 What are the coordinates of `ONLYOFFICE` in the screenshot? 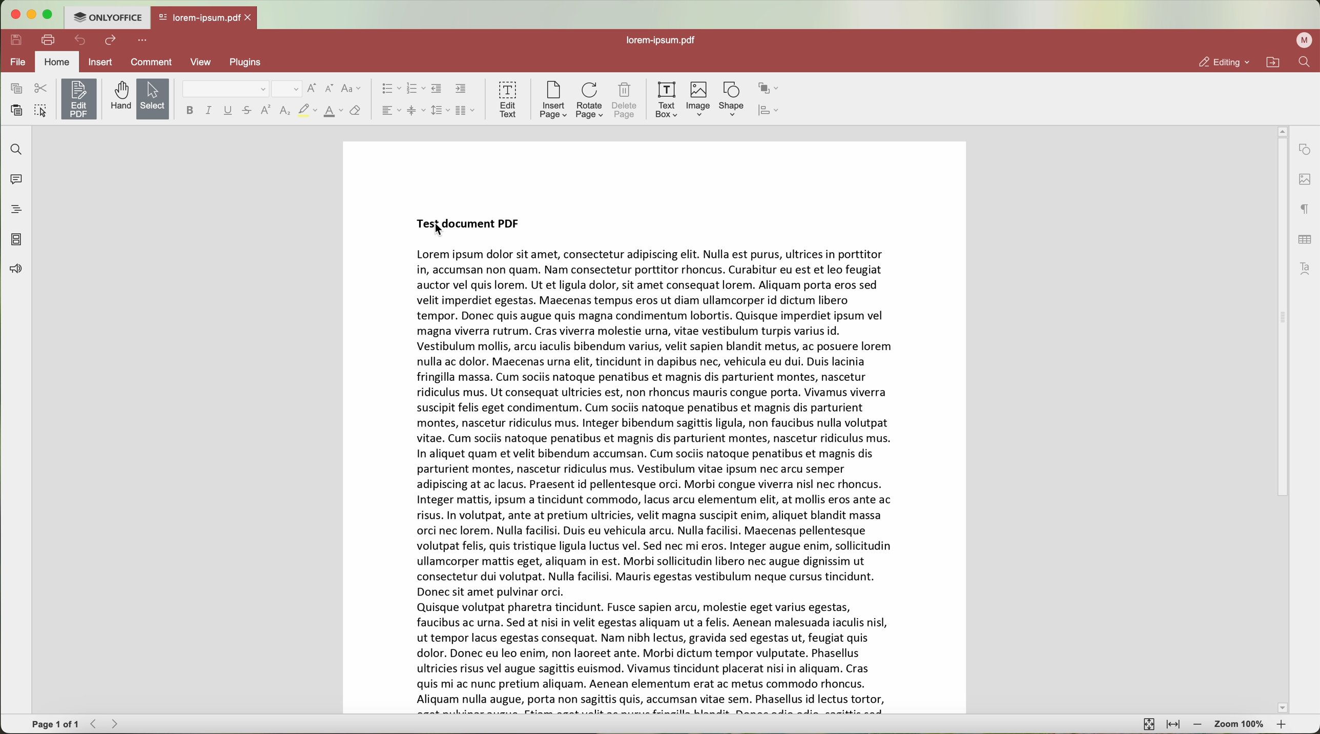 It's located at (107, 17).